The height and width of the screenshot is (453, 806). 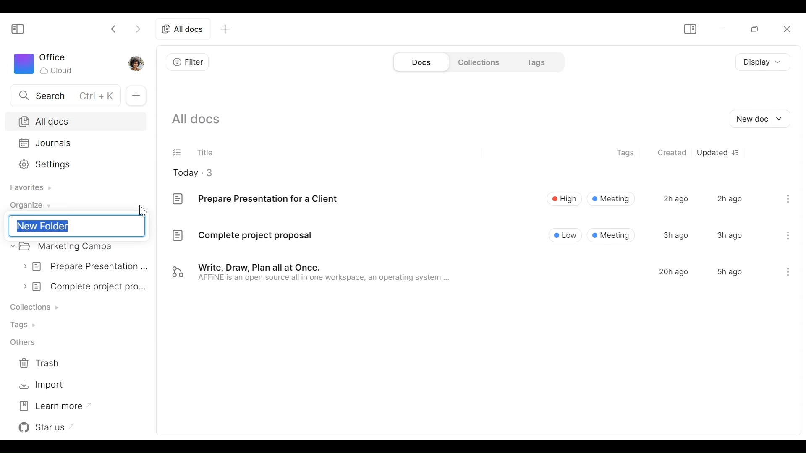 I want to click on 3h ago, so click(x=676, y=235).